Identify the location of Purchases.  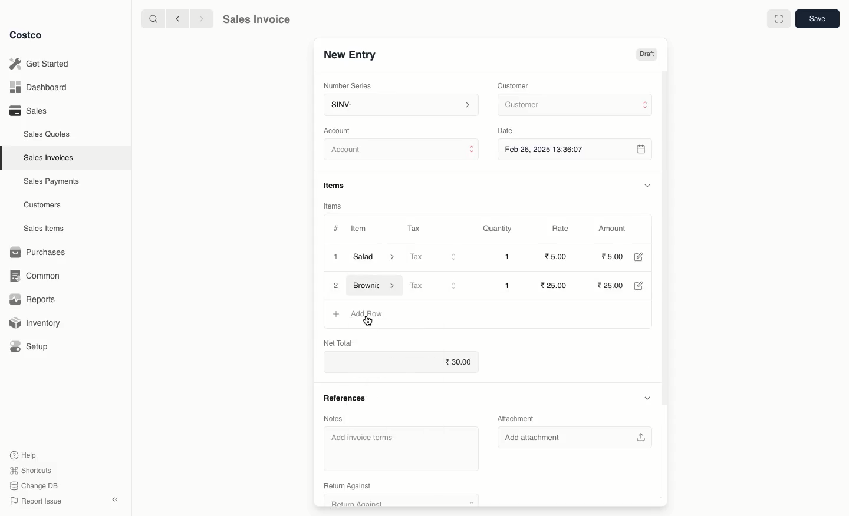
(41, 252).